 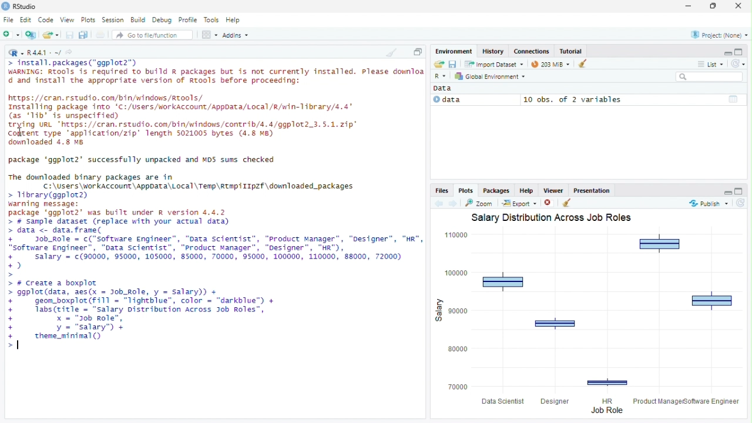 What do you see at coordinates (438, 65) in the screenshot?
I see `load workspace` at bounding box center [438, 65].